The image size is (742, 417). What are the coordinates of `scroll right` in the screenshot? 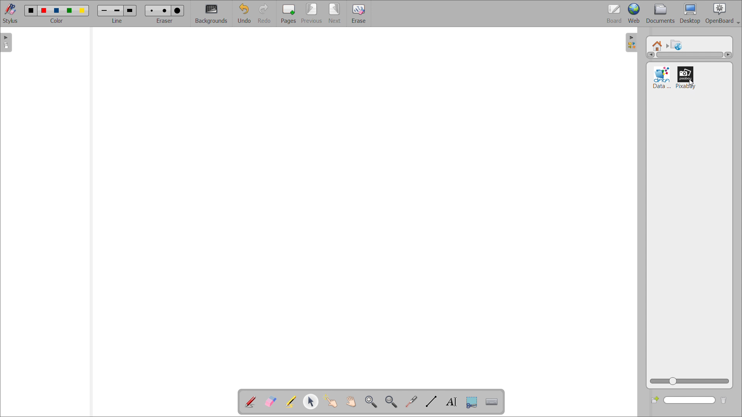 It's located at (728, 54).